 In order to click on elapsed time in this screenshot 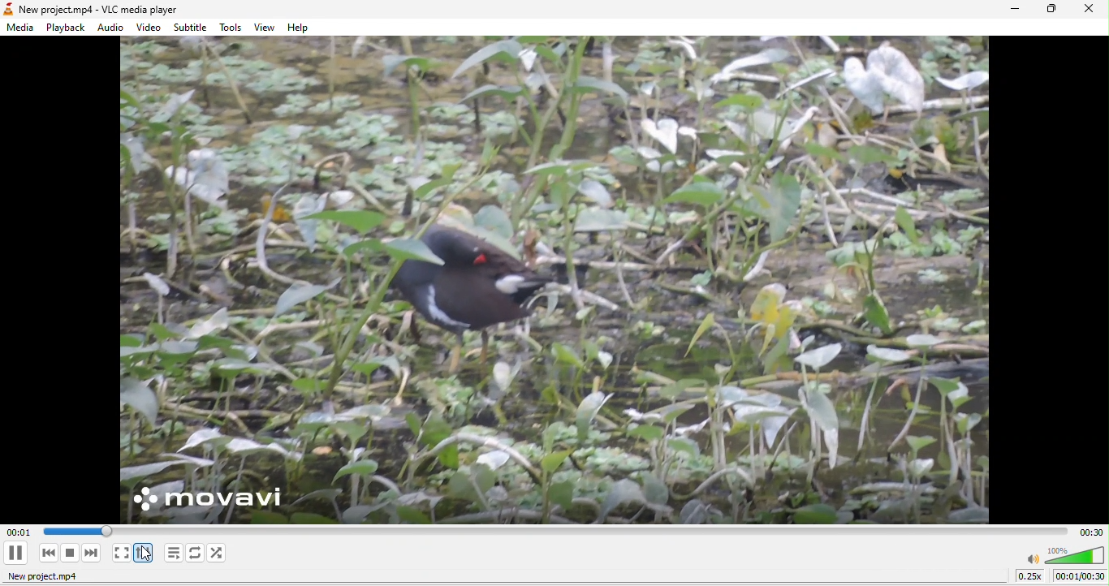, I will do `click(74, 531)`.